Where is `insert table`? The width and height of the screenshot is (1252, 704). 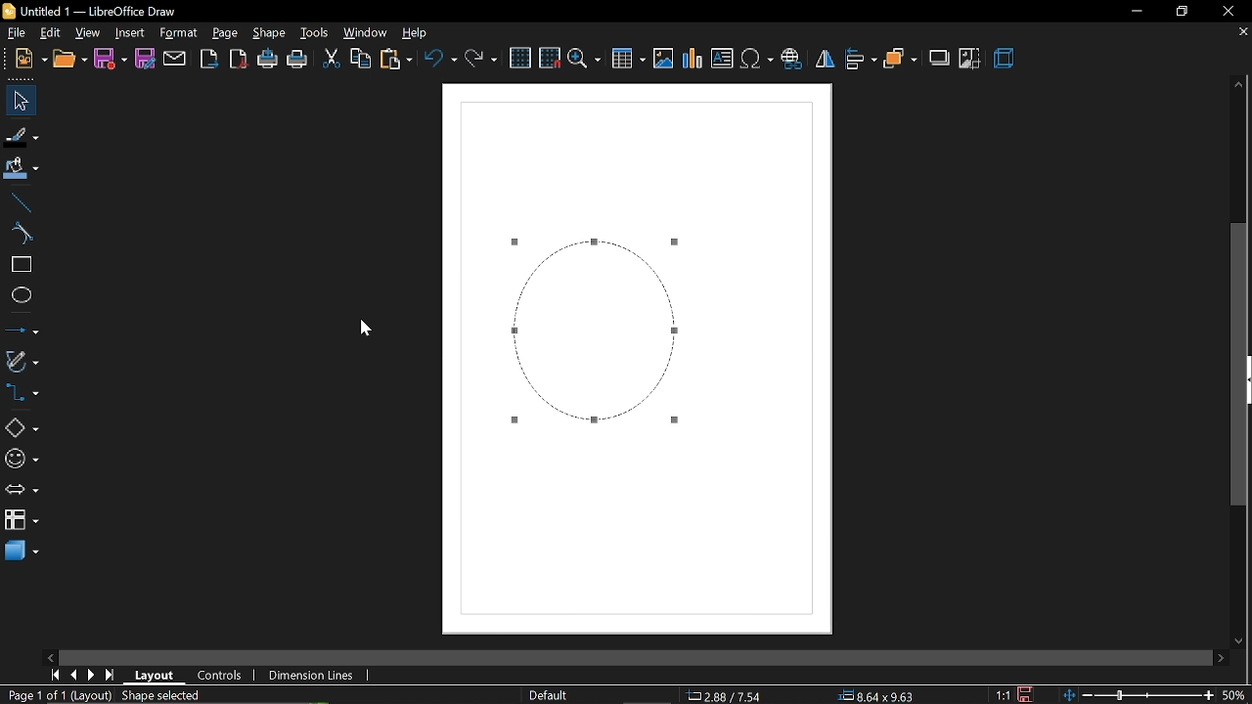
insert table is located at coordinates (628, 59).